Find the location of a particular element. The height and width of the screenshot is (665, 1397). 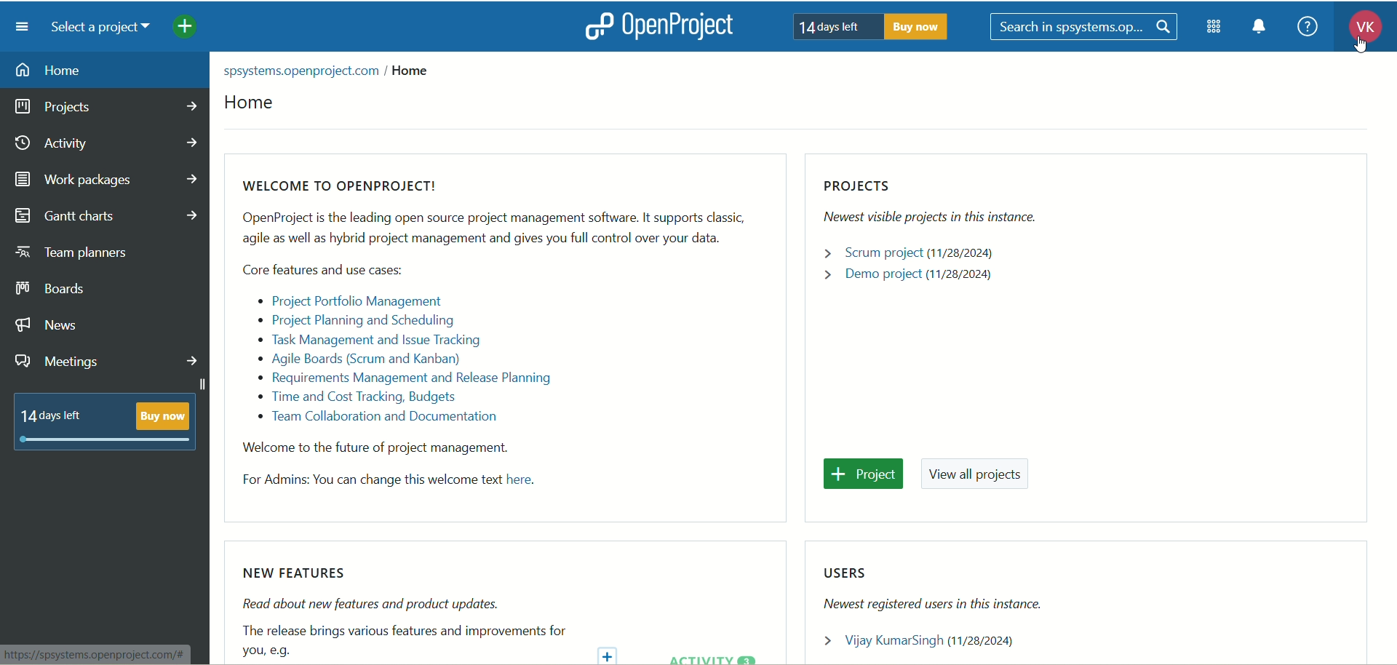

user  is located at coordinates (926, 639).